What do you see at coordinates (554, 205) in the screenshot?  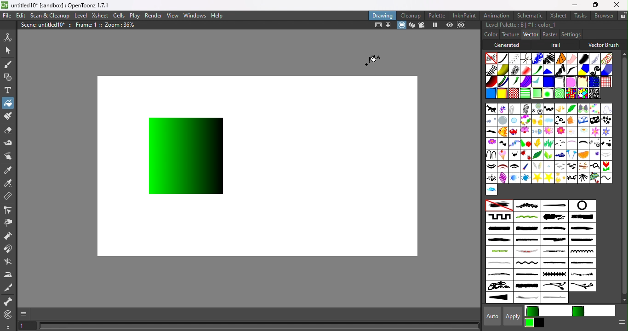 I see `Buttonhole` at bounding box center [554, 205].